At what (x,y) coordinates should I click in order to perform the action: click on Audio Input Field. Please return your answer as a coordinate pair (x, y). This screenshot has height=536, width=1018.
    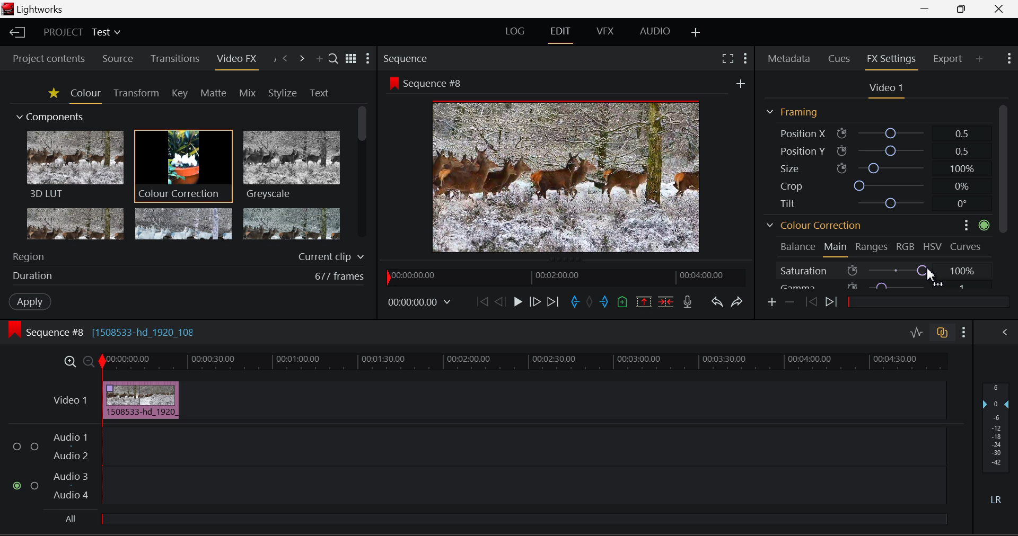
    Looking at the image, I should click on (522, 487).